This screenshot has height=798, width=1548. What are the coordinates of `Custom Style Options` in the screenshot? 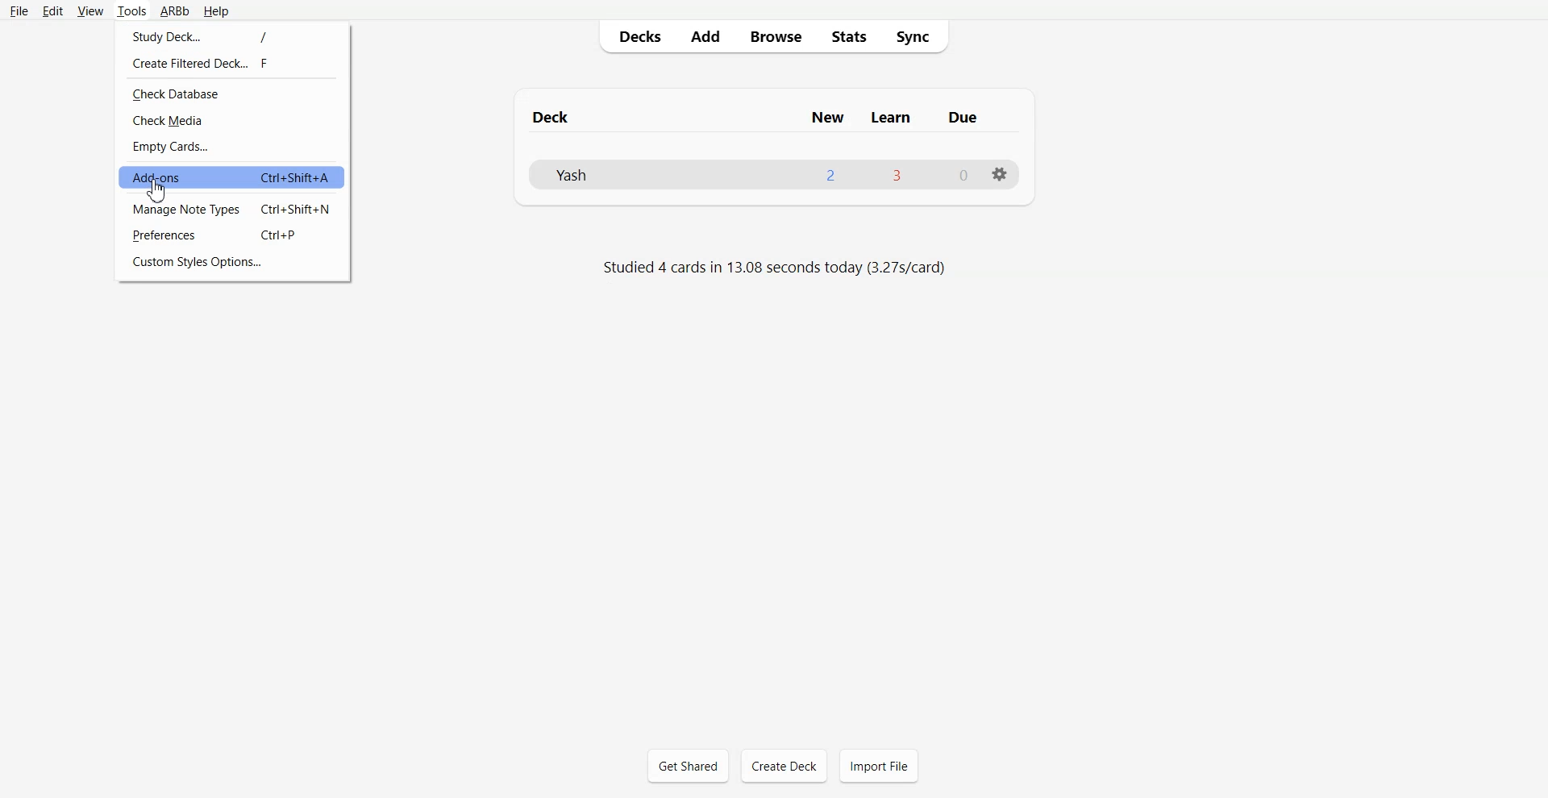 It's located at (233, 263).